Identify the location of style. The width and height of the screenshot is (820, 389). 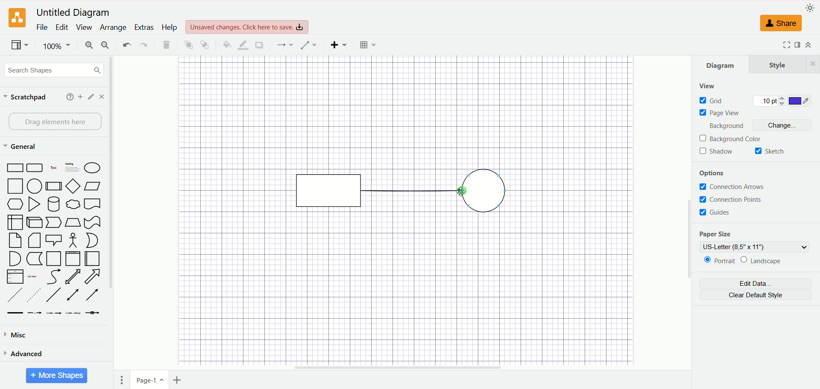
(785, 64).